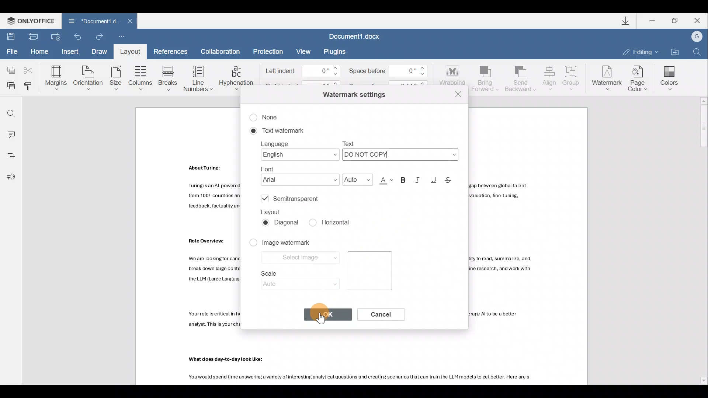 This screenshot has height=398, width=708. Describe the element at coordinates (91, 20) in the screenshot. I see `Document1 d.` at that location.